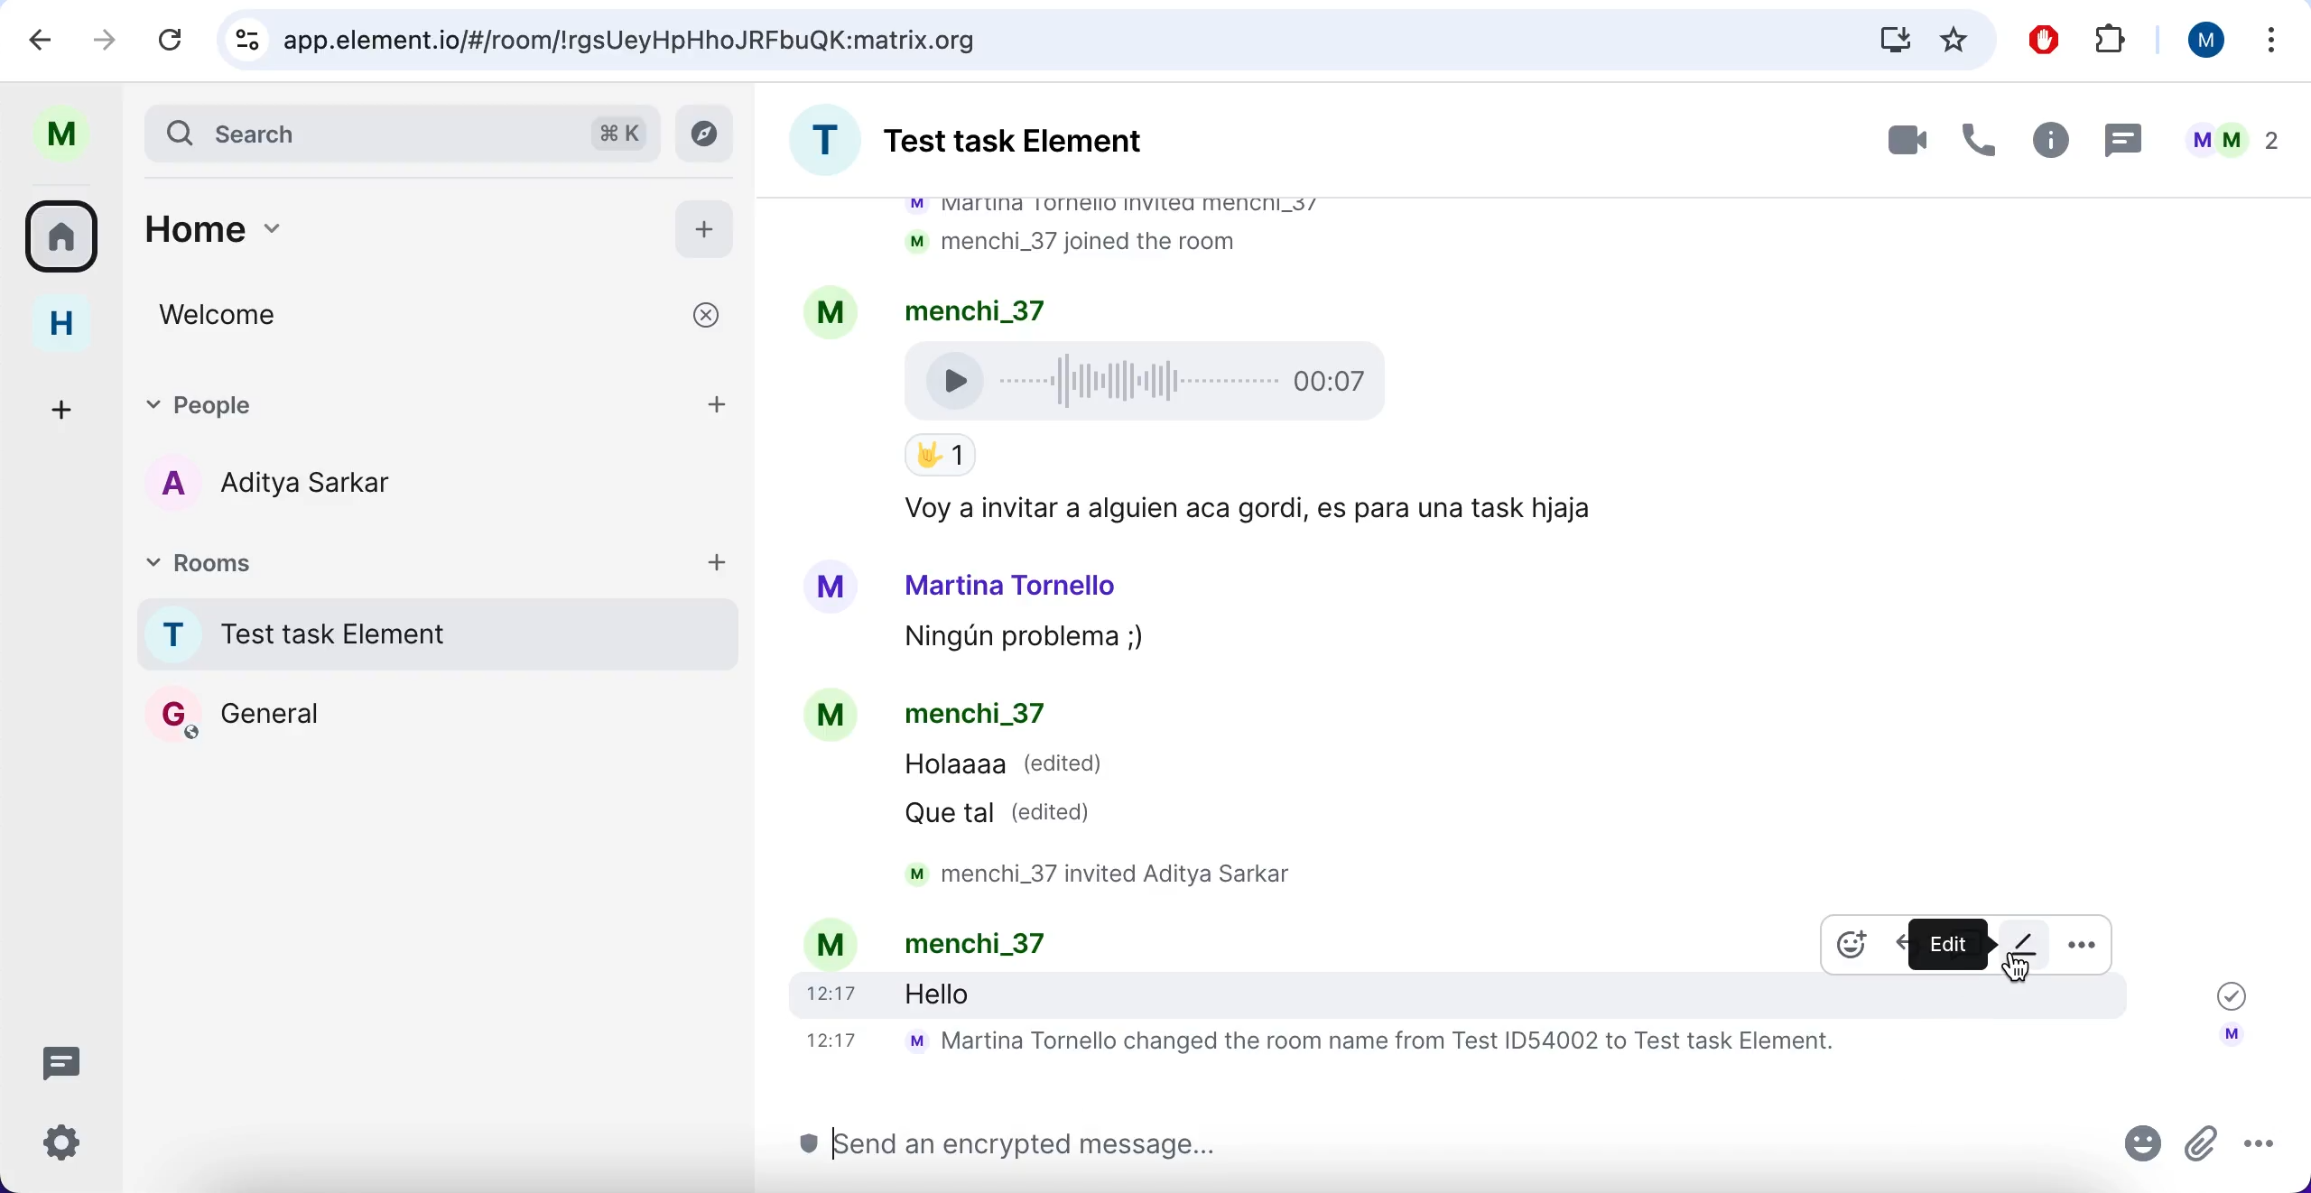  What do you see at coordinates (2203, 42) in the screenshot?
I see `user` at bounding box center [2203, 42].